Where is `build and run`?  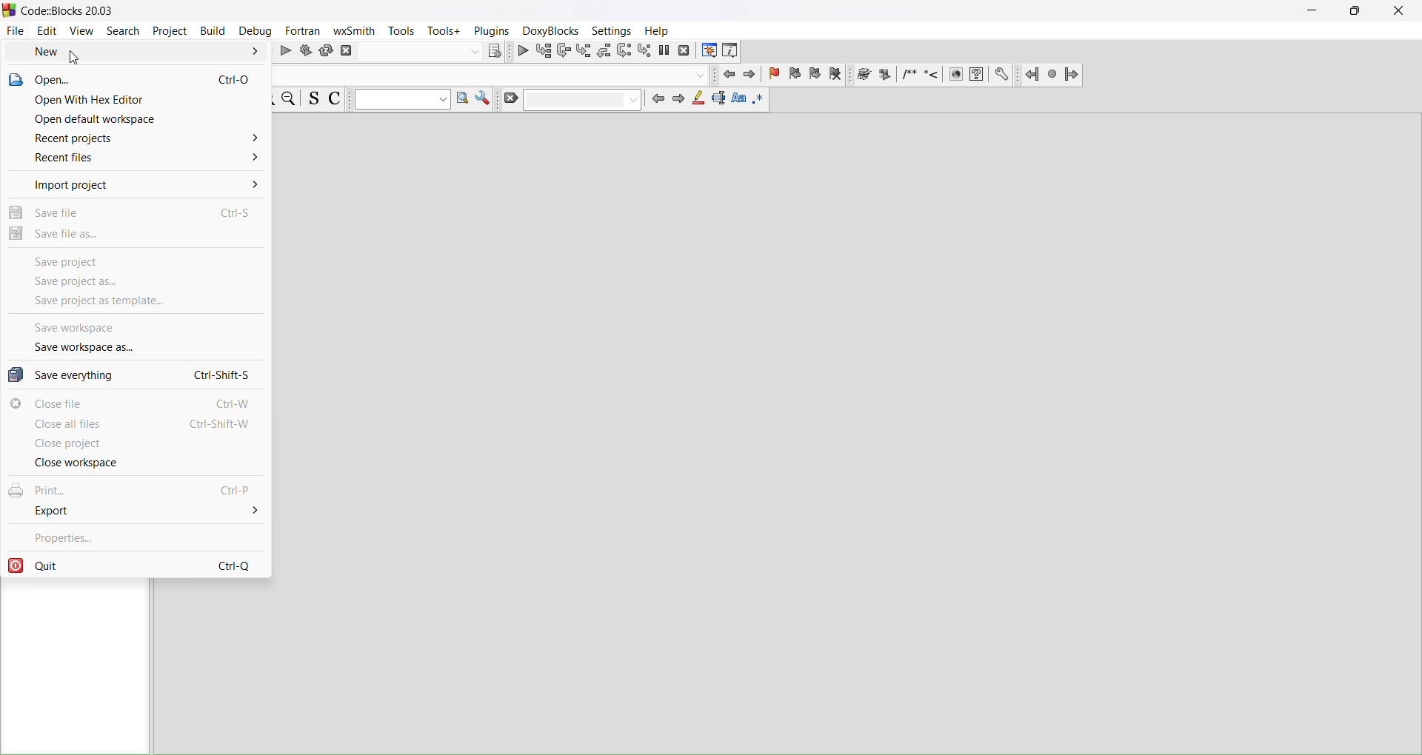 build and run is located at coordinates (307, 53).